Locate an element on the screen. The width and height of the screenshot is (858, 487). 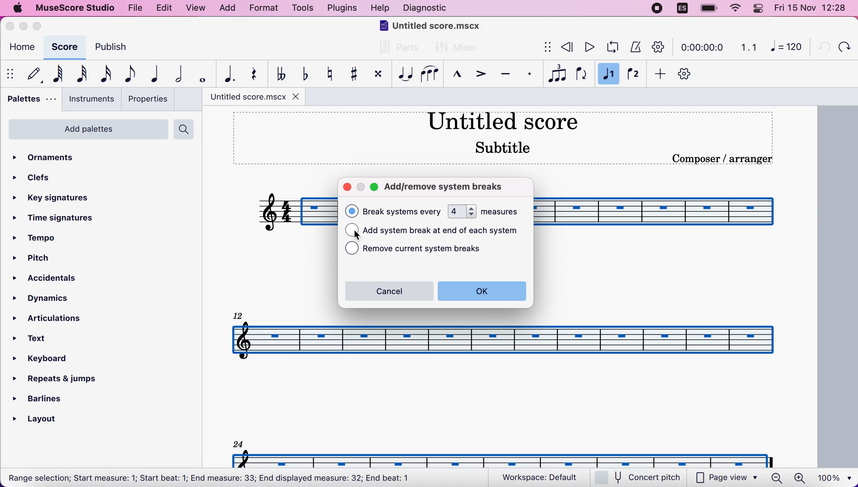
tenuto is located at coordinates (505, 74).